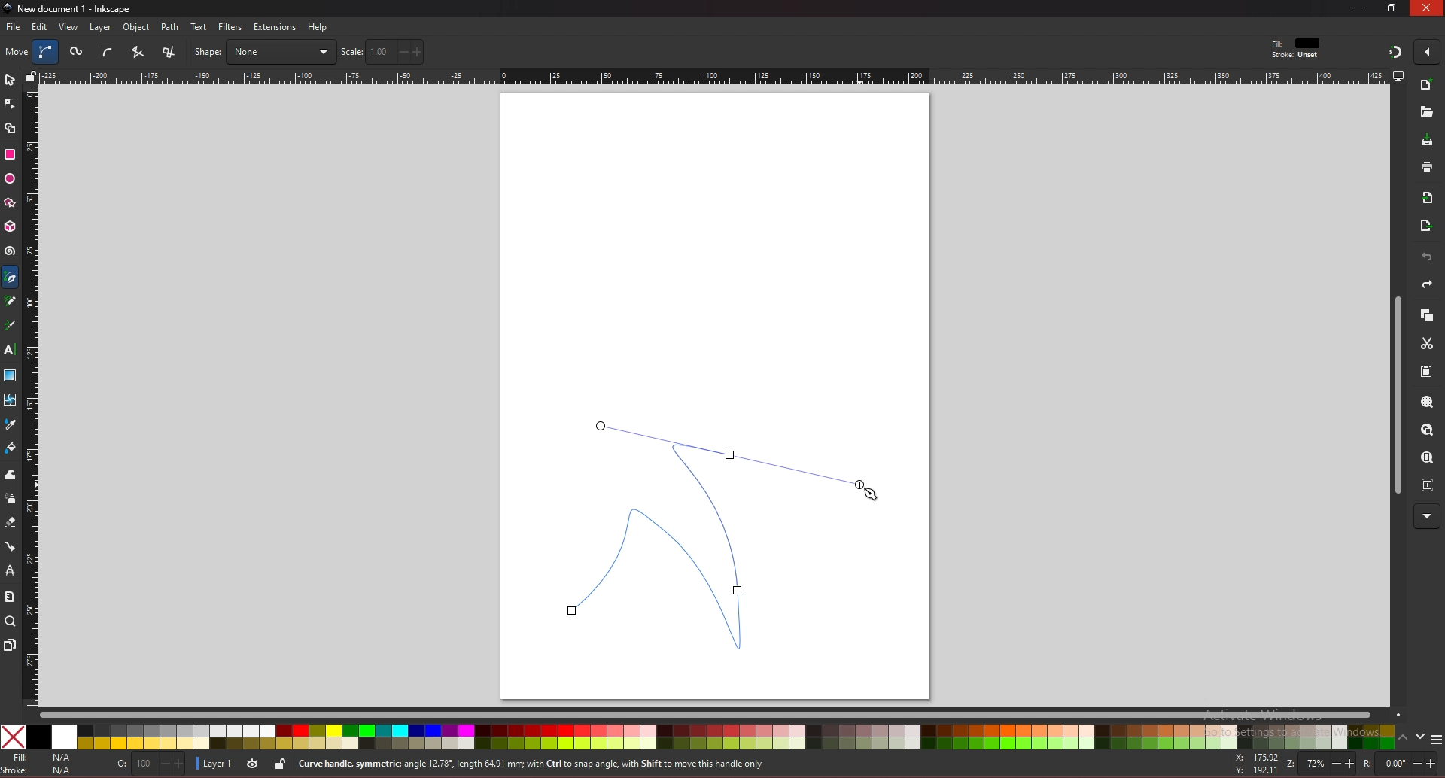 Image resolution: width=1445 pixels, height=778 pixels. Describe the element at coordinates (254, 764) in the screenshot. I see `toggle visibility` at that location.